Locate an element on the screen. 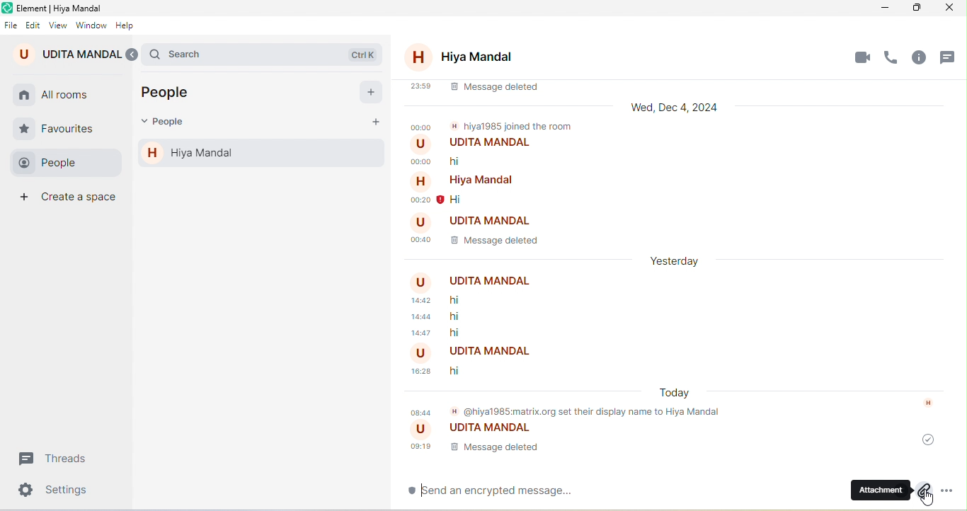  User profile picture is located at coordinates (422, 180).